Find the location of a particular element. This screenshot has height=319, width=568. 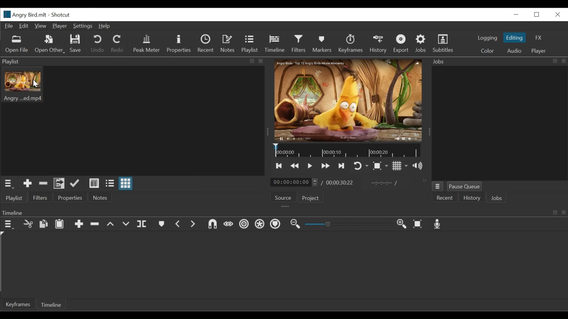

Total duration is located at coordinates (340, 183).